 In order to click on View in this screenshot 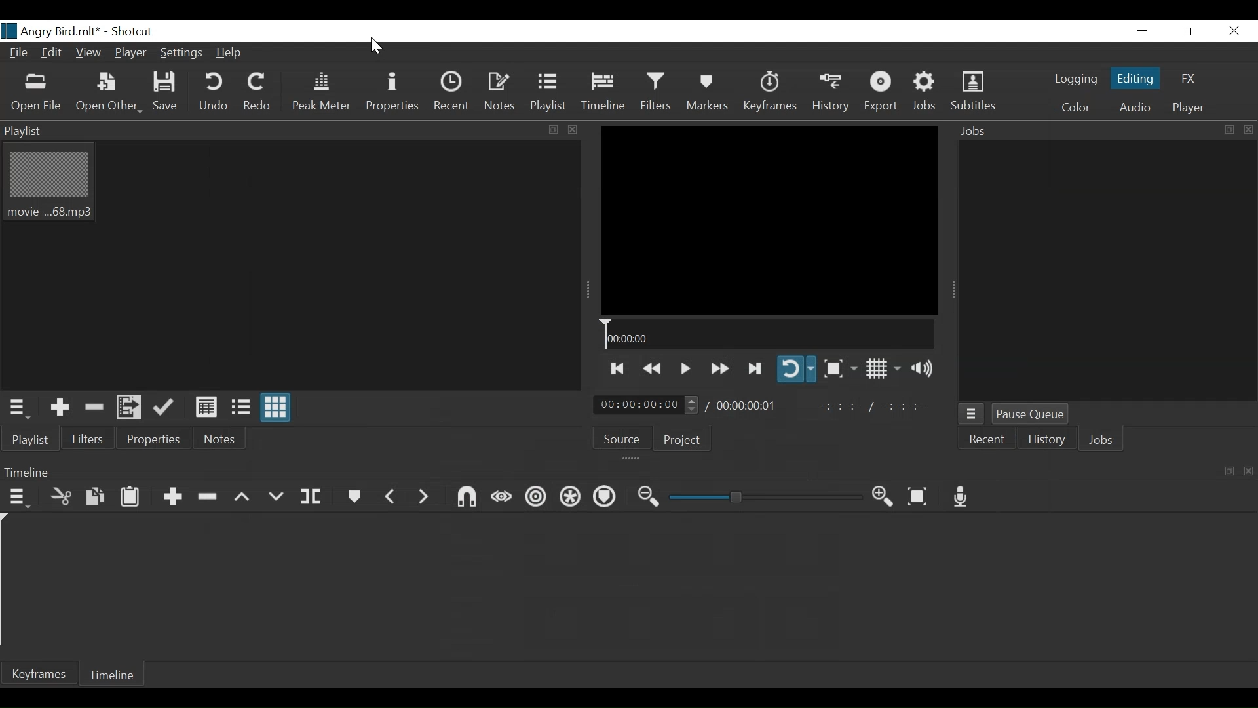, I will do `click(88, 54)`.